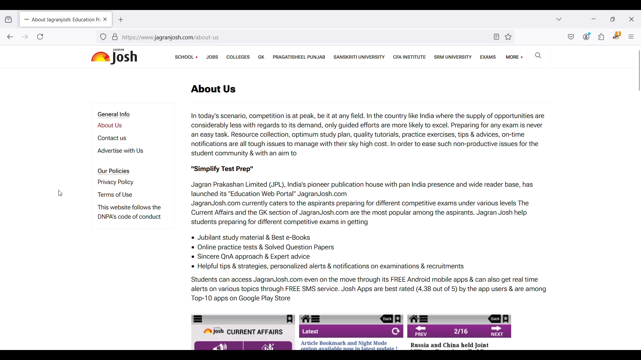 Image resolution: width=641 pixels, height=360 pixels. I want to click on Jagran Prakashan Limited (JPL), India’s pioneer publication house with pan India presence and wide reader base, has
launched its “Education Web Portal” JagranJosh.com

JagranJosh.com currently caters to the aspirants preparing for different competitive exams under various levels The
Current Affairs and the GK section of JagranJosh.com are the most popular among the aspirants. Jagran Josh help
students preparing for different competitive exams in getting, so click(365, 203).